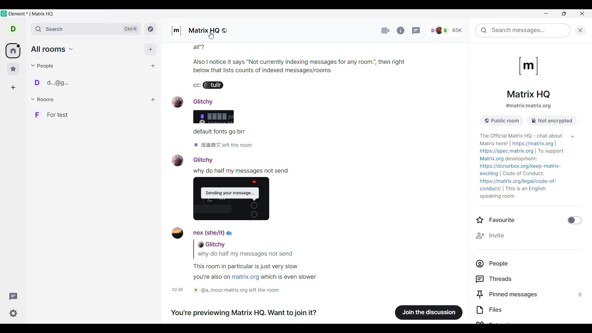  What do you see at coordinates (400, 31) in the screenshot?
I see `room information` at bounding box center [400, 31].